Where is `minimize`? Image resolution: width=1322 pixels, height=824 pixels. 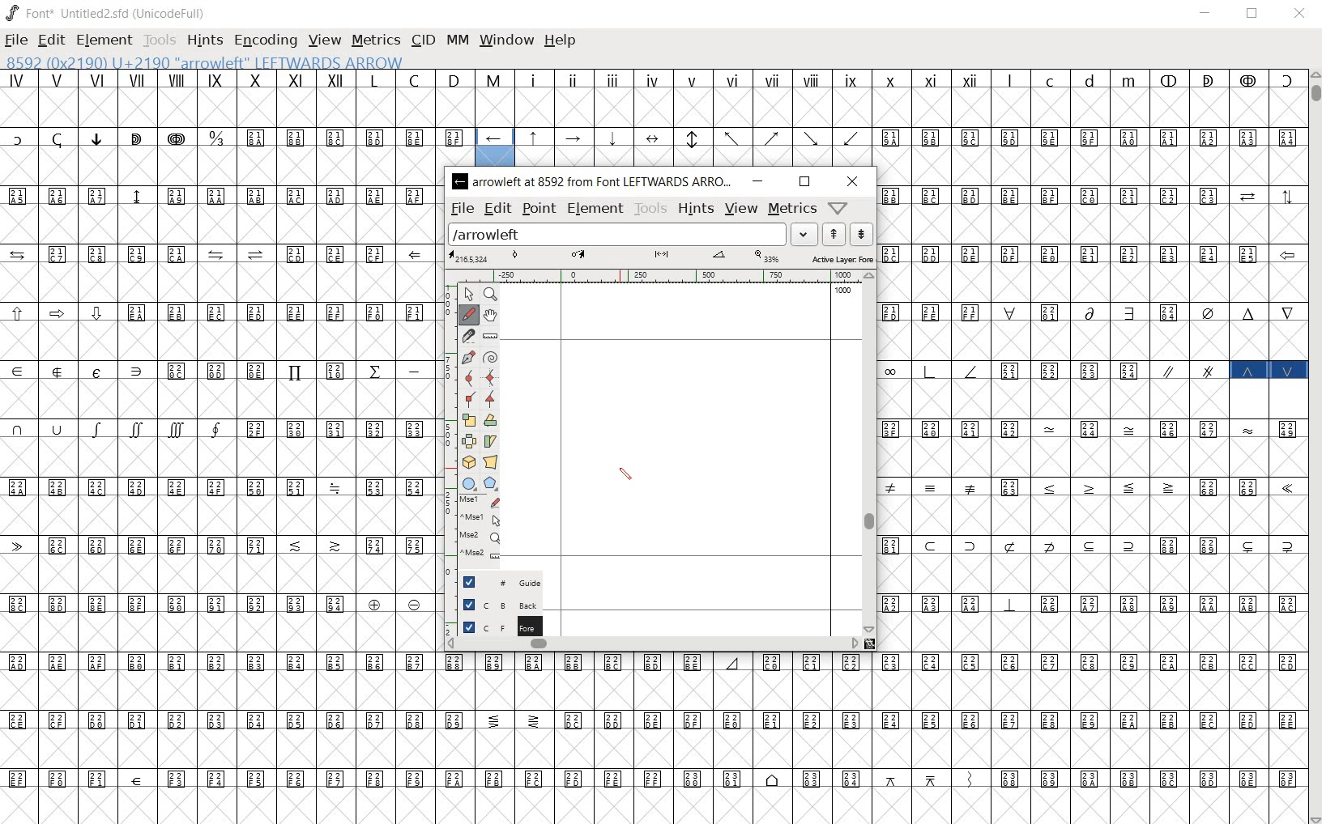
minimize is located at coordinates (1206, 13).